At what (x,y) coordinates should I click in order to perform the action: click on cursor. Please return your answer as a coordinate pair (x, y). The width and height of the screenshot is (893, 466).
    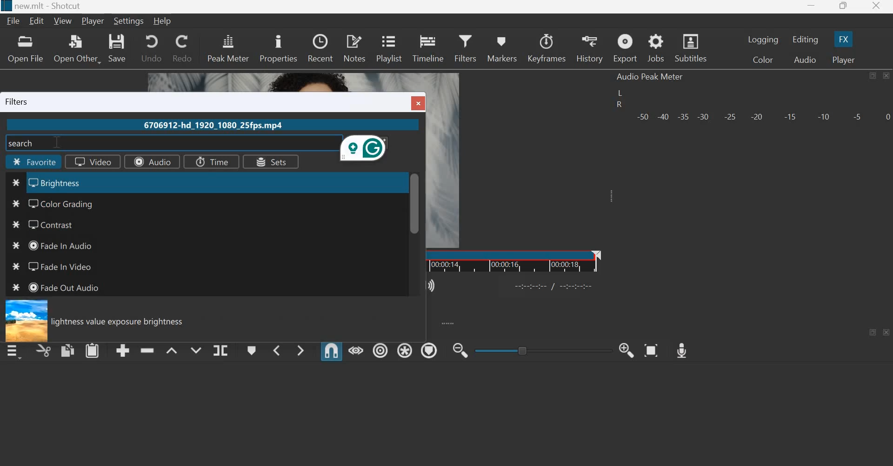
    Looking at the image, I should click on (57, 143).